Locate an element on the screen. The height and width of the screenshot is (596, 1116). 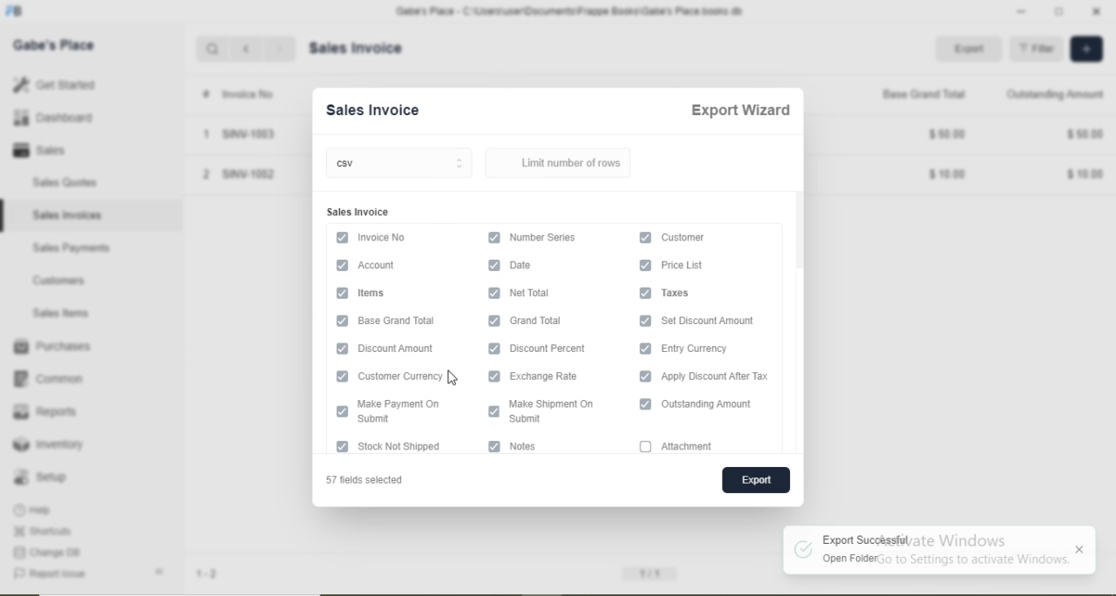
checkbox is located at coordinates (495, 446).